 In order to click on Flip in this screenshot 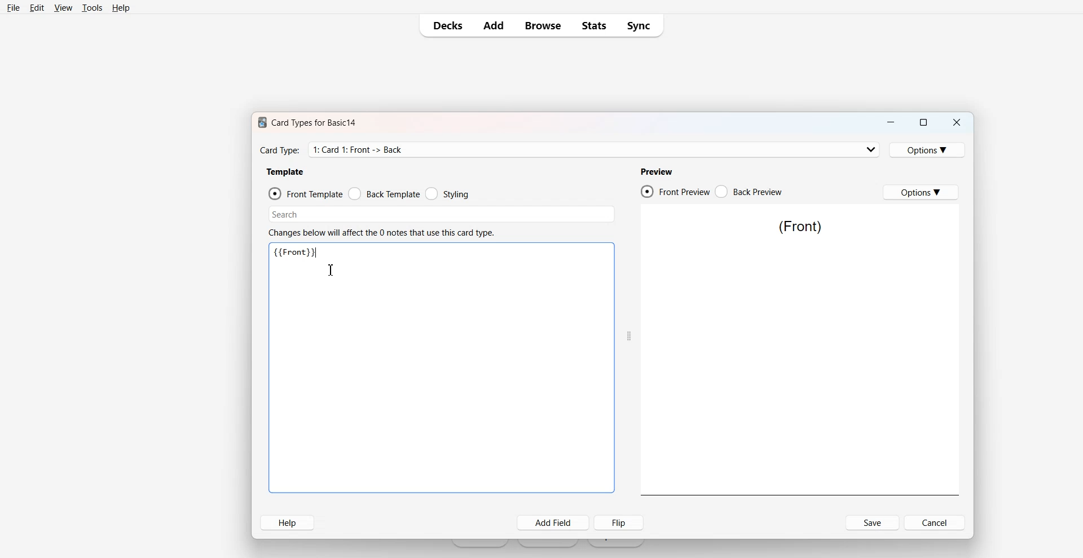, I will do `click(619, 522)`.